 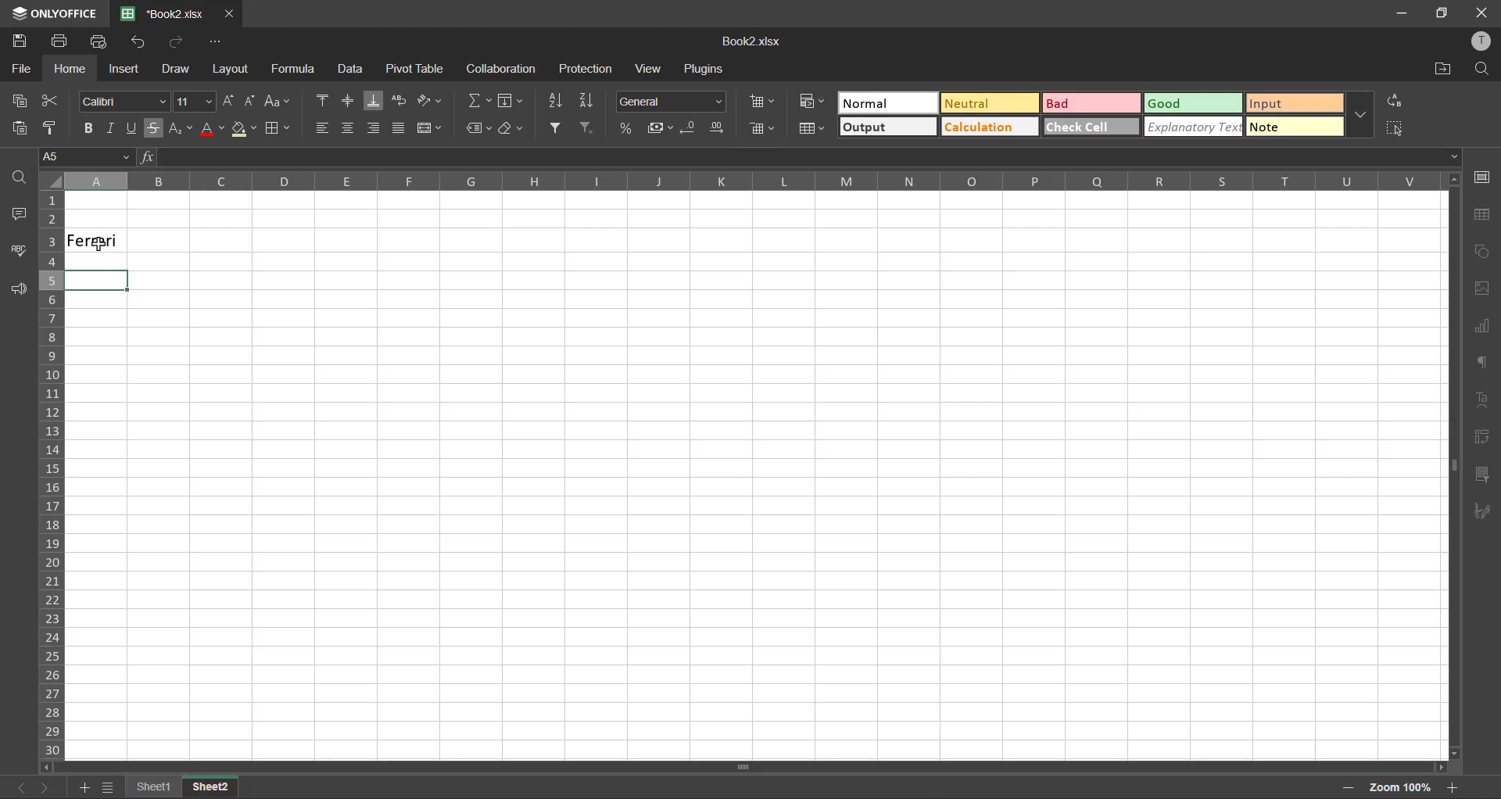 I want to click on find, so click(x=1487, y=68).